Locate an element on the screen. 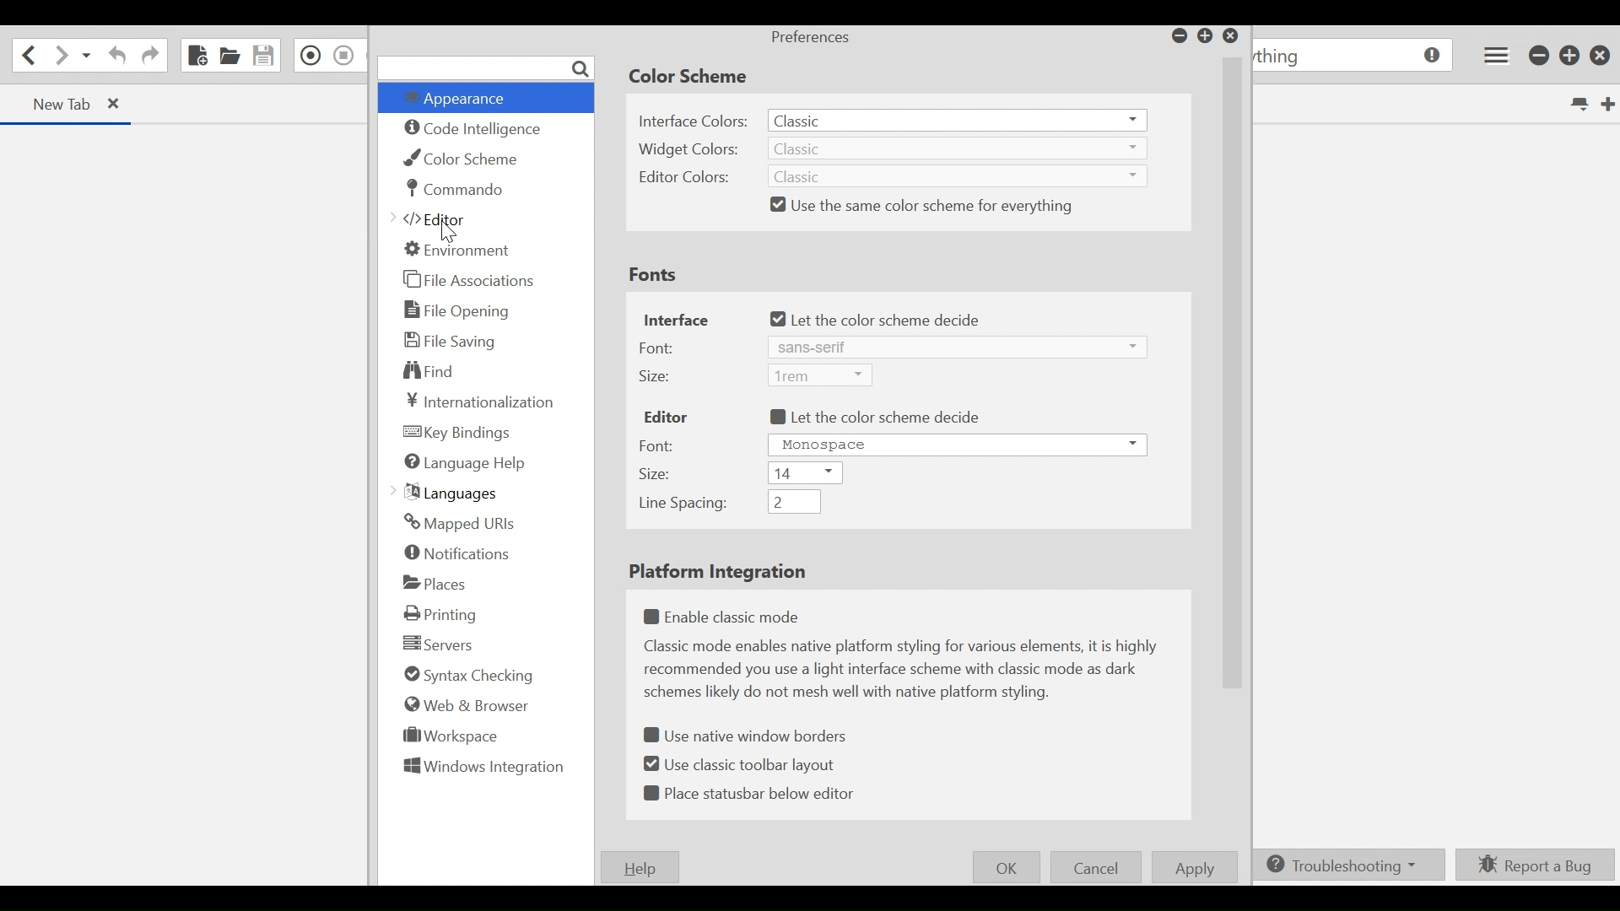  (un)select Enable classic mode is located at coordinates (899, 661).